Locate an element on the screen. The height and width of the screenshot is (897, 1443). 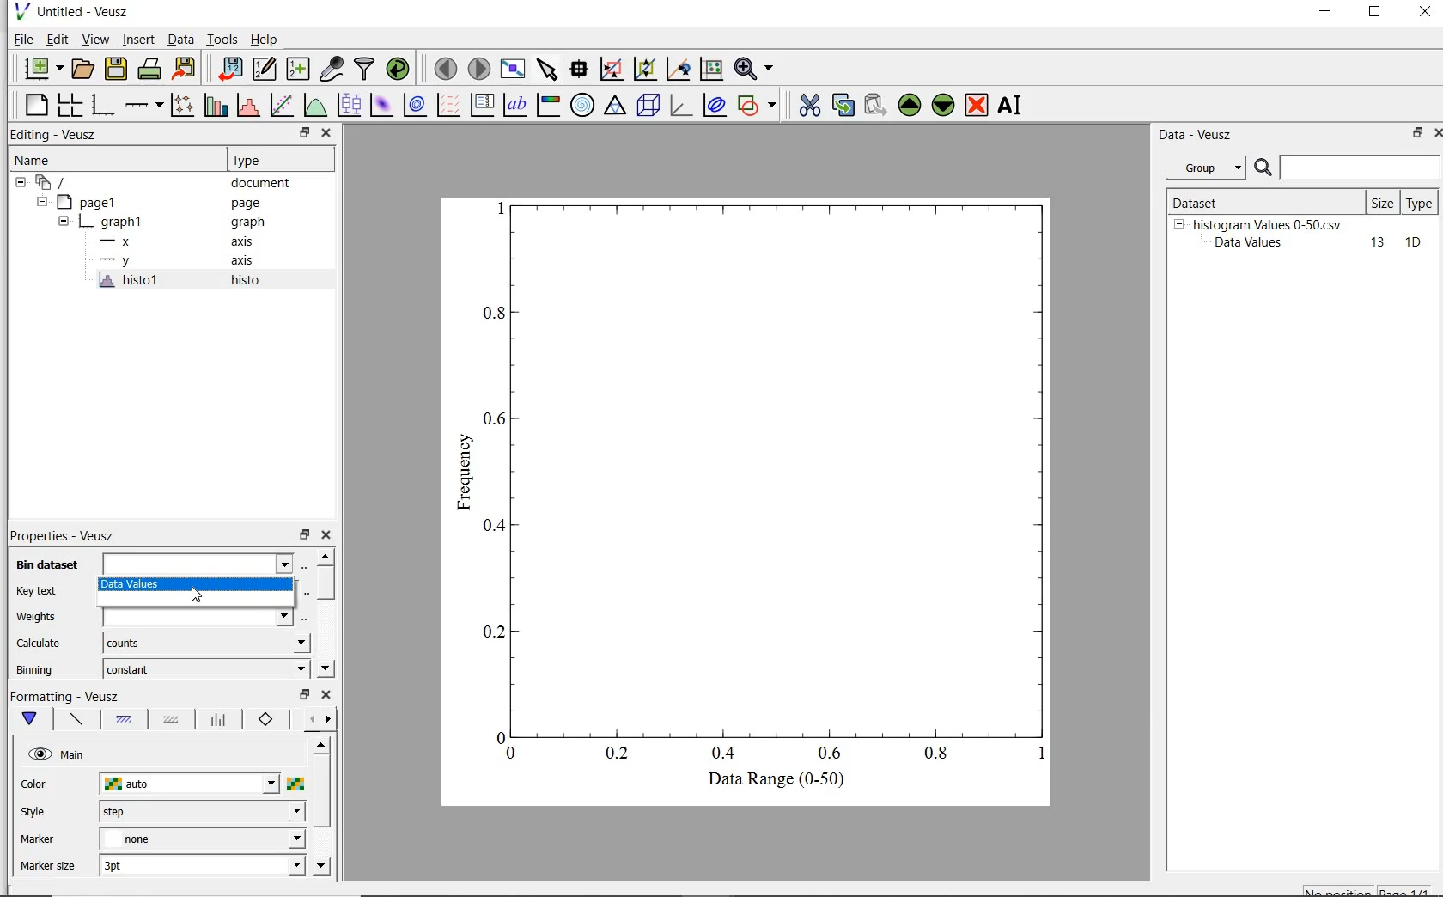
close is located at coordinates (1434, 135).